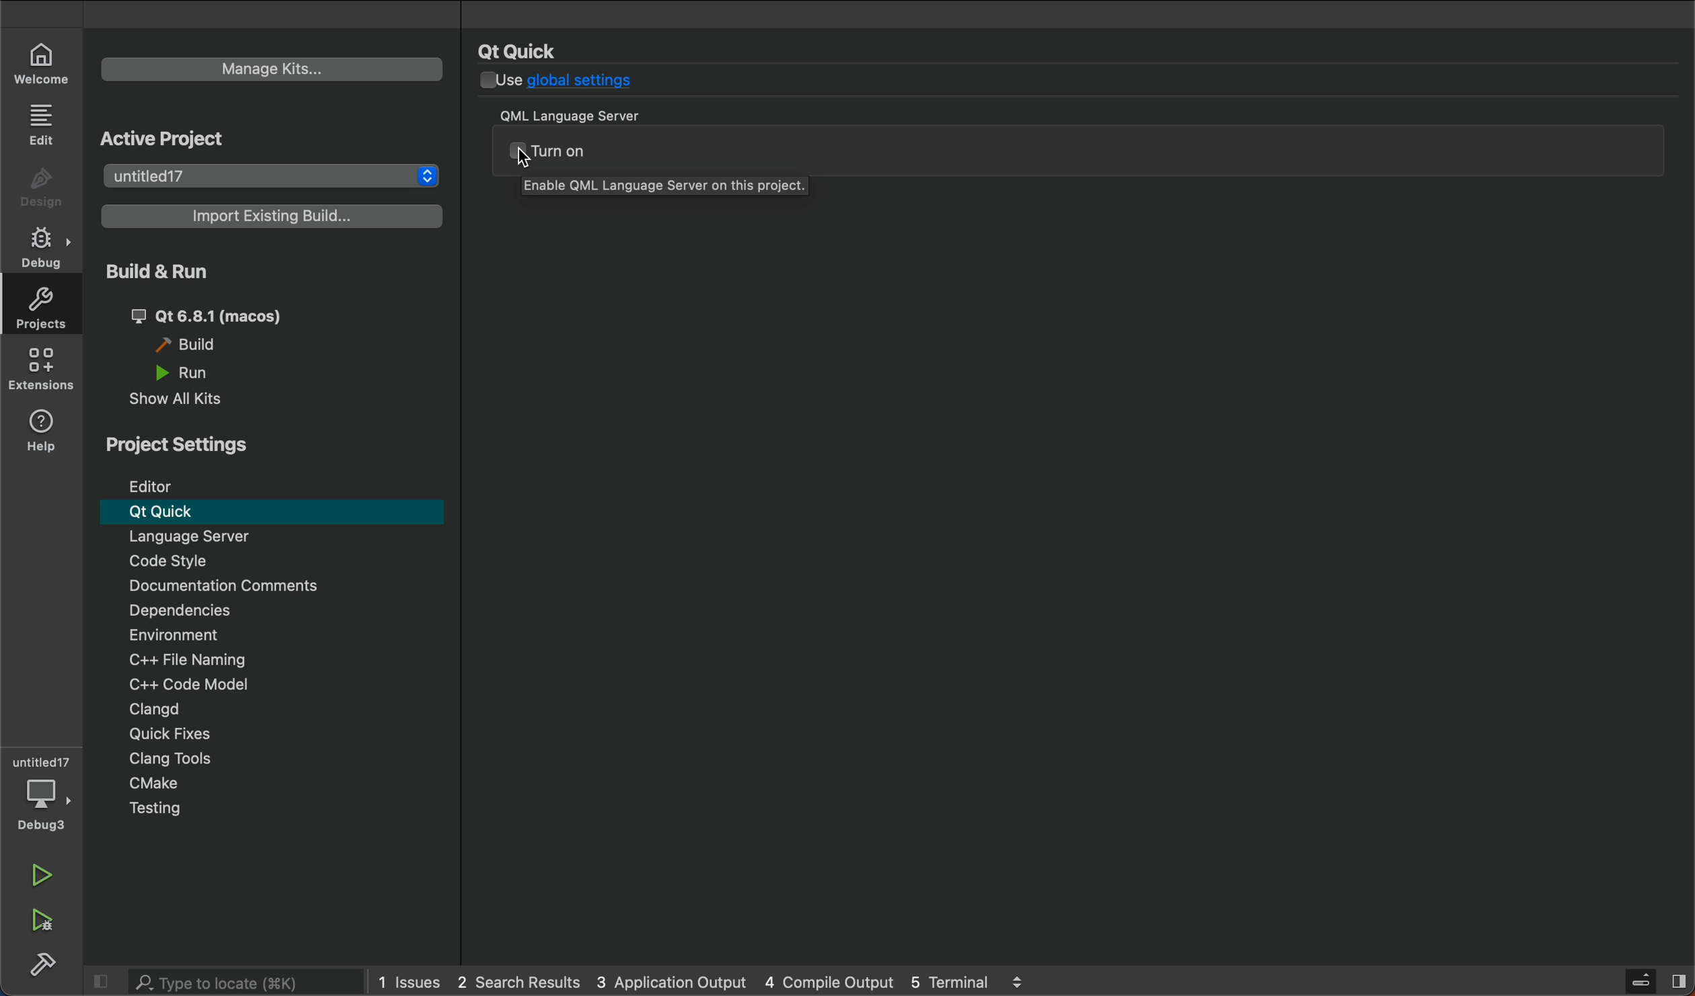 This screenshot has width=1695, height=996. What do you see at coordinates (669, 190) in the screenshot?
I see `Enable QML Language Server` at bounding box center [669, 190].